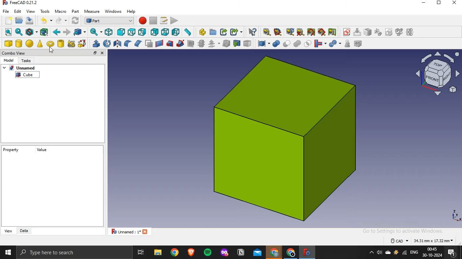 This screenshot has width=462, height=259. Describe the element at coordinates (456, 215) in the screenshot. I see `axes icon` at that location.